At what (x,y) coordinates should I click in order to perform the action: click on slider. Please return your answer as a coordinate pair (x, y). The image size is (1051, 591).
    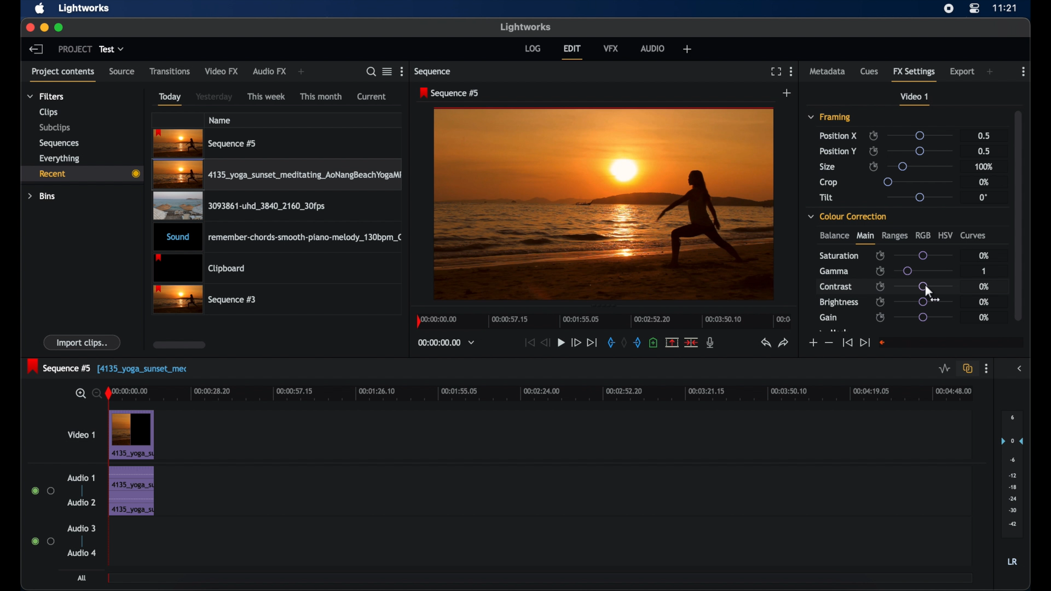
    Looking at the image, I should click on (922, 302).